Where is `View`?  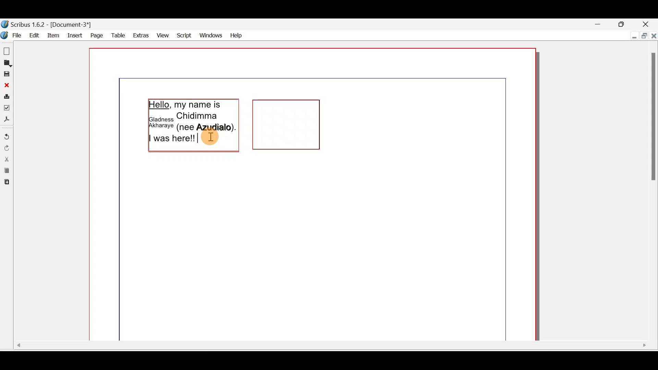
View is located at coordinates (163, 34).